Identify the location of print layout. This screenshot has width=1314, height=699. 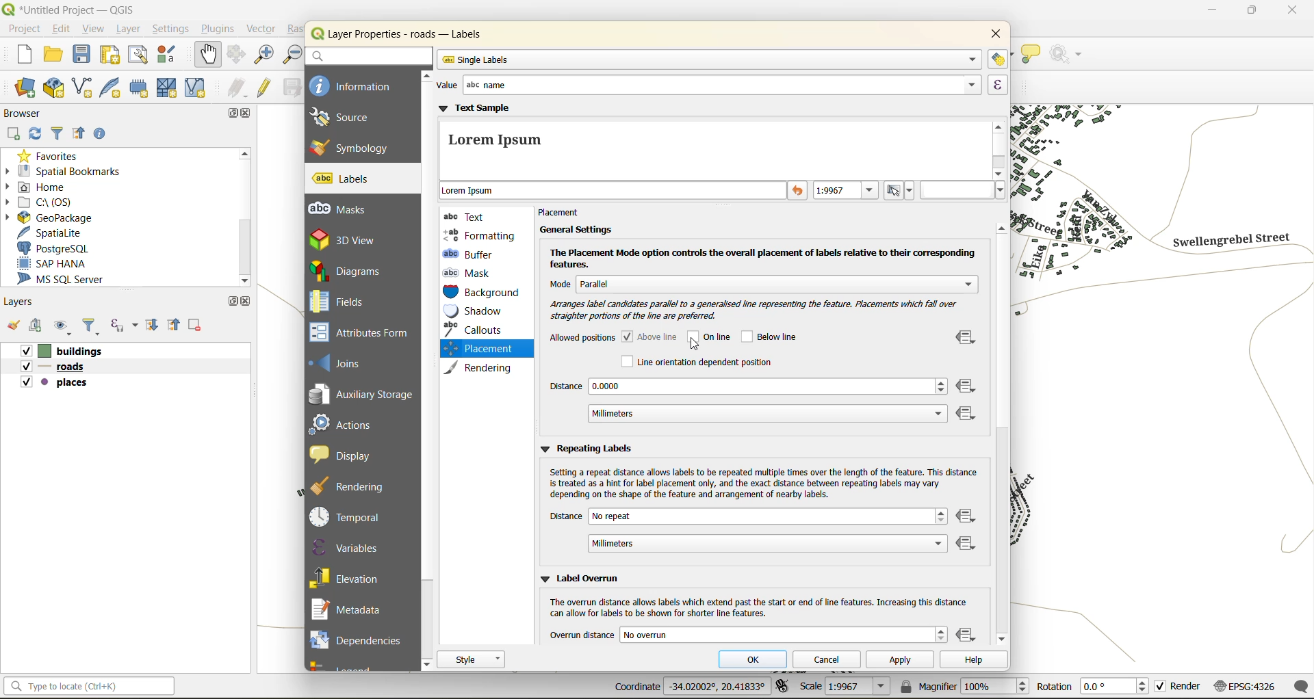
(111, 56).